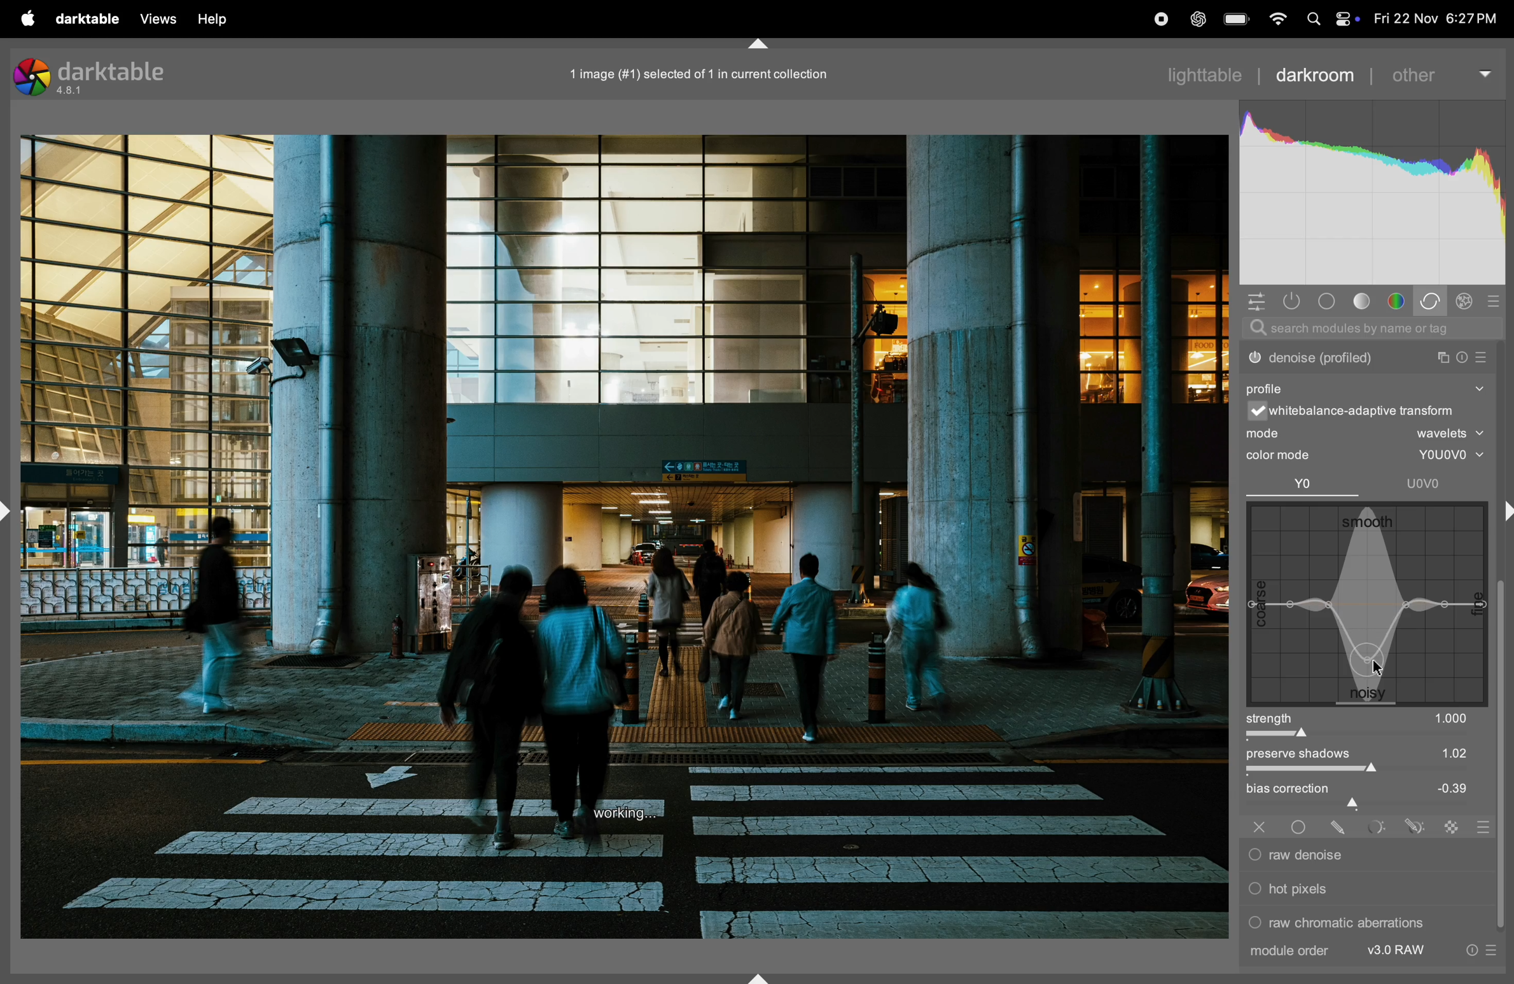 The height and width of the screenshot is (984, 1514). What do you see at coordinates (1494, 302) in the screenshot?
I see `presets` at bounding box center [1494, 302].